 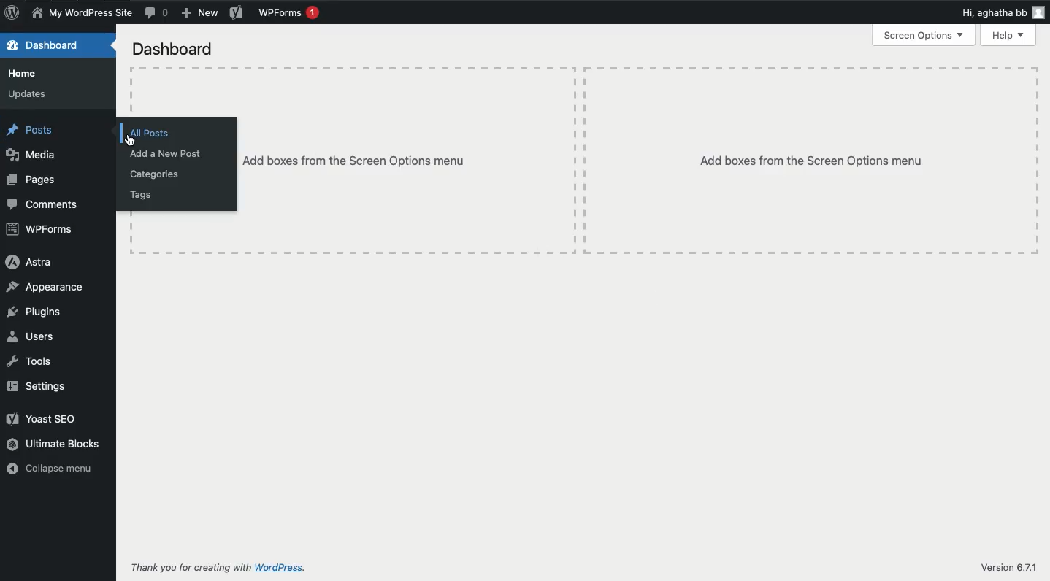 What do you see at coordinates (45, 286) in the screenshot?
I see `Appearance` at bounding box center [45, 286].